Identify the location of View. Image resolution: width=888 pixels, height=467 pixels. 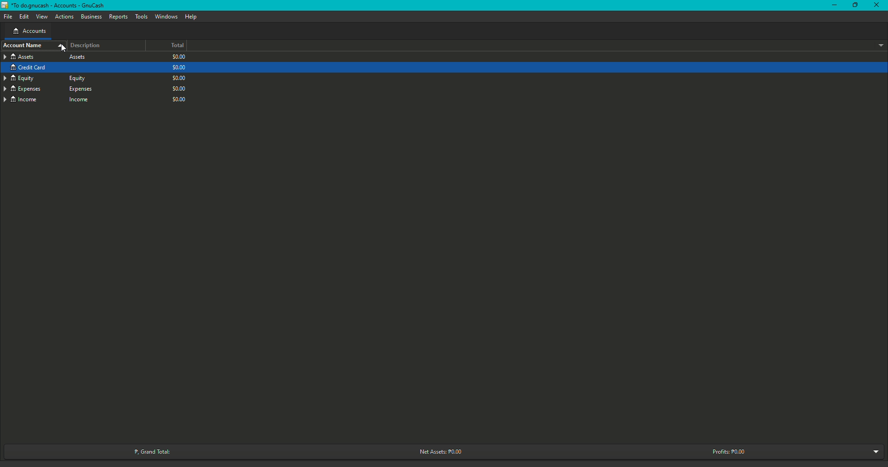
(41, 17).